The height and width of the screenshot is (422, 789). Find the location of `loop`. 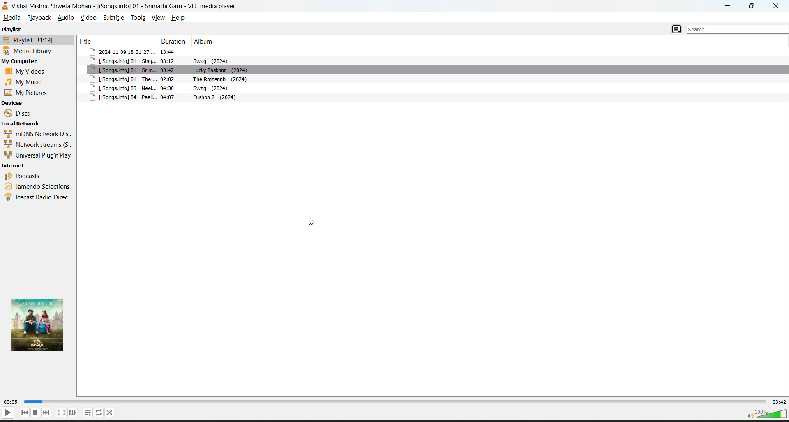

loop is located at coordinates (88, 413).